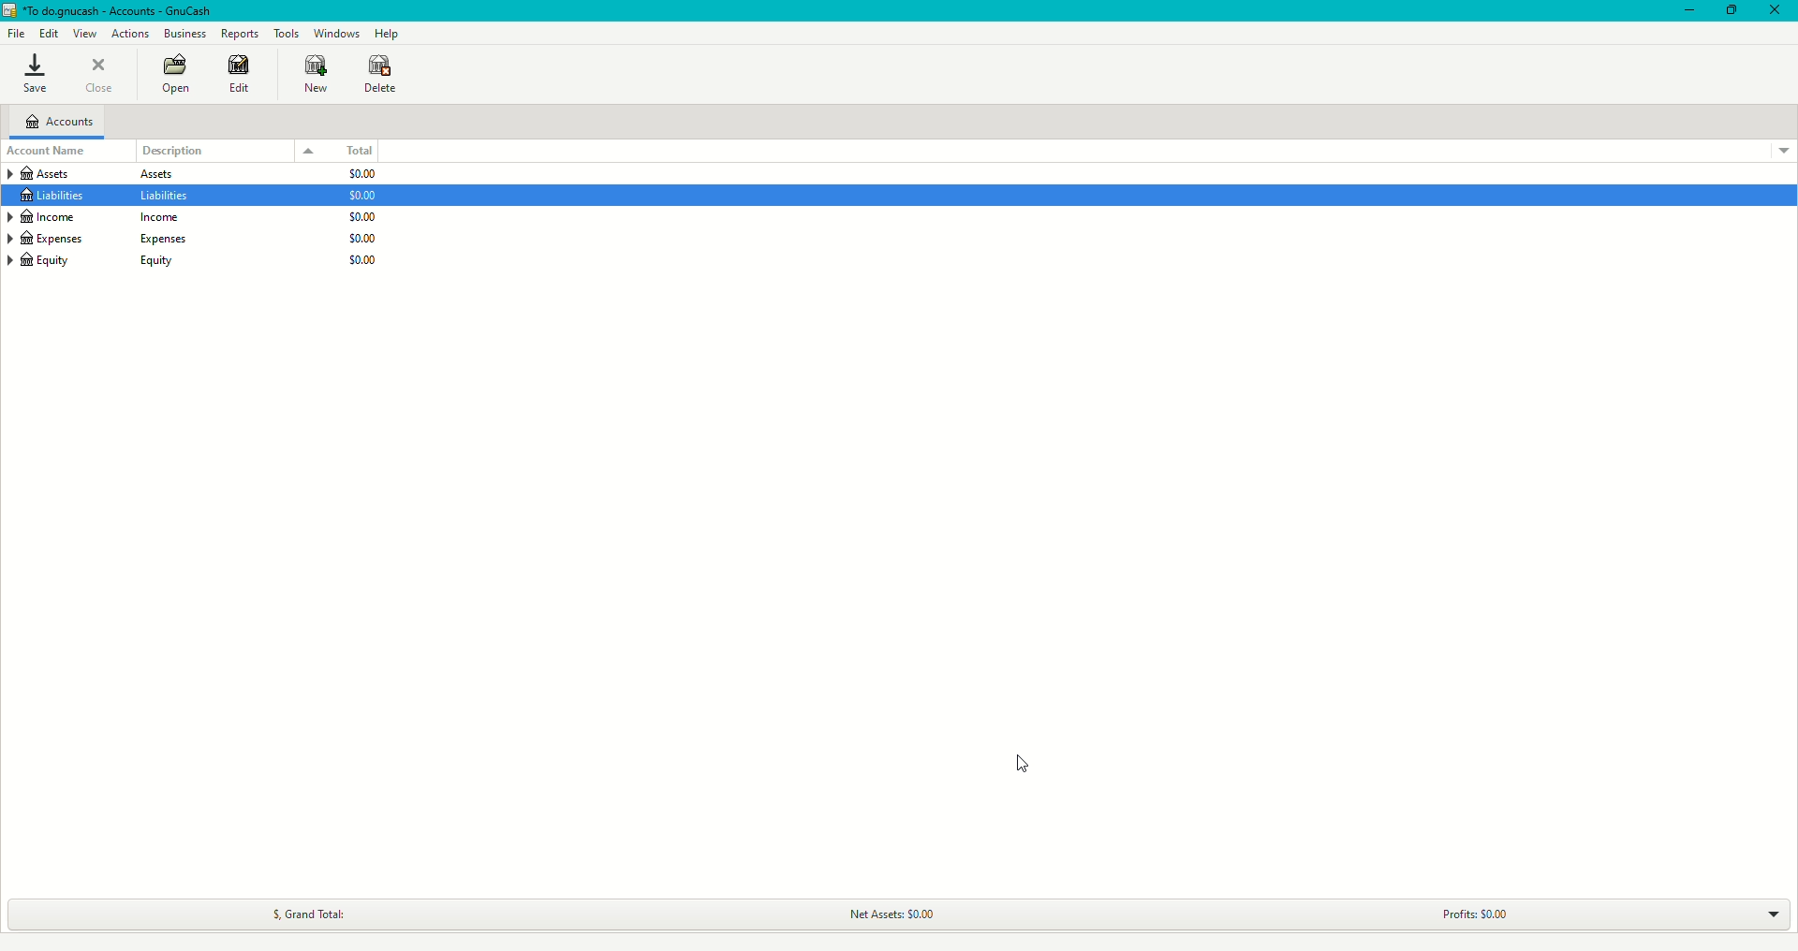 This screenshot has width=1798, height=951. Describe the element at coordinates (52, 35) in the screenshot. I see `Edit` at that location.